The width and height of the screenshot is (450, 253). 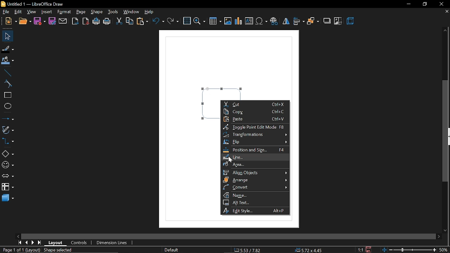 What do you see at coordinates (338, 21) in the screenshot?
I see `crop` at bounding box center [338, 21].